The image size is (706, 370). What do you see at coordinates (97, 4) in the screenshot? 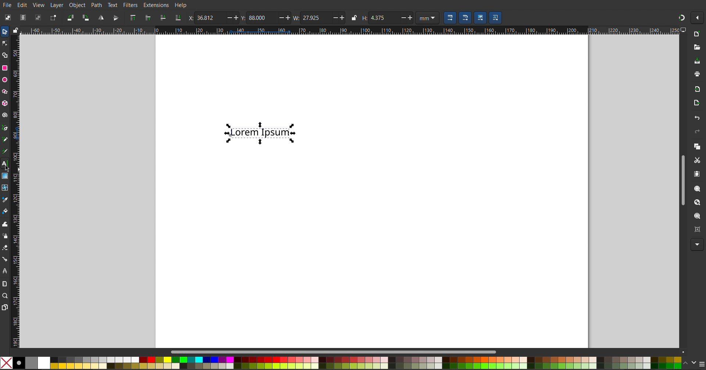
I see `Path` at bounding box center [97, 4].